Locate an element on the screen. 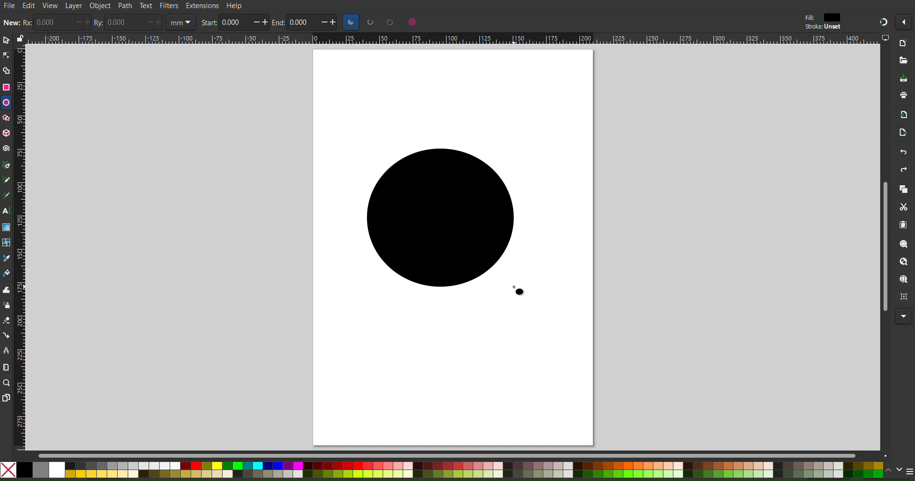 Image resolution: width=915 pixels, height=481 pixels. Text Tool is located at coordinates (7, 210).